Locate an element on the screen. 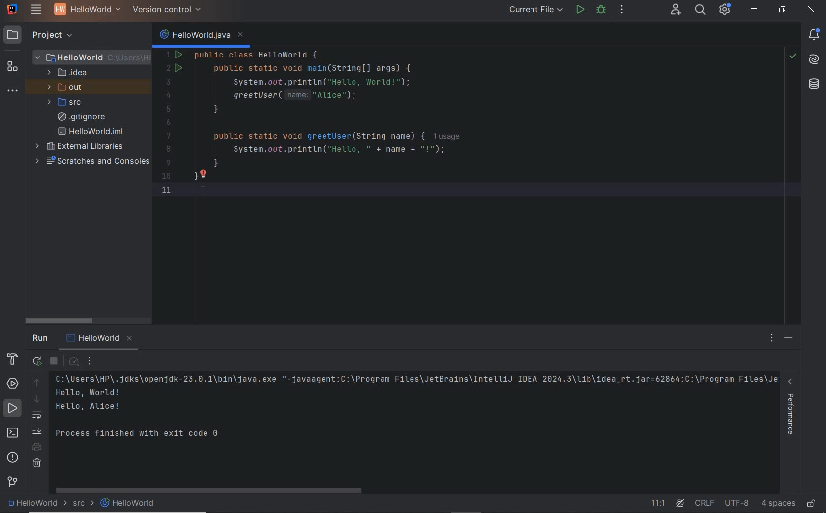 Image resolution: width=826 pixels, height=513 pixels. AI Assistant is located at coordinates (679, 504).